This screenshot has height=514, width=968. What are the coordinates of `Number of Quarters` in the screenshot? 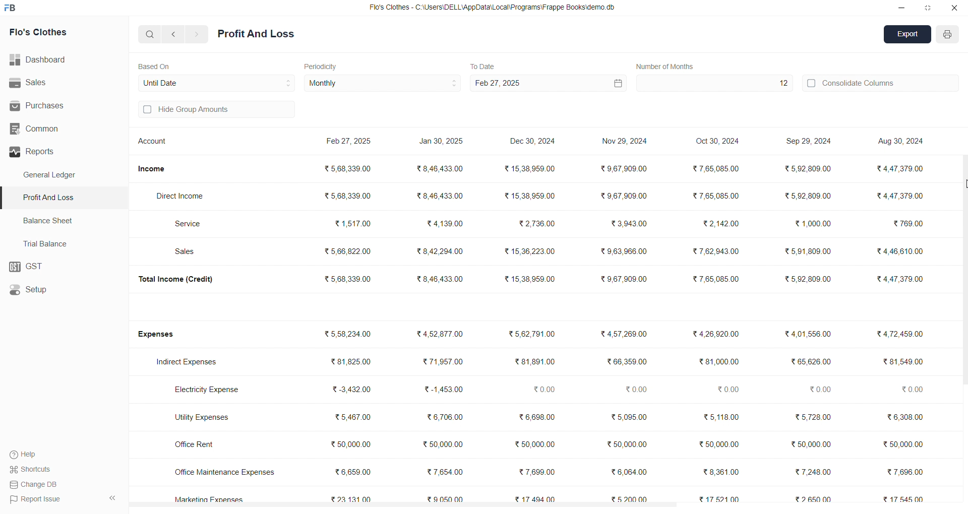 It's located at (668, 66).